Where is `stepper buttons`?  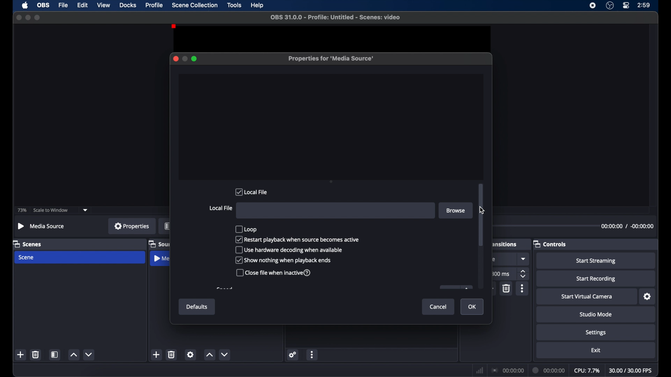 stepper buttons is located at coordinates (524, 274).